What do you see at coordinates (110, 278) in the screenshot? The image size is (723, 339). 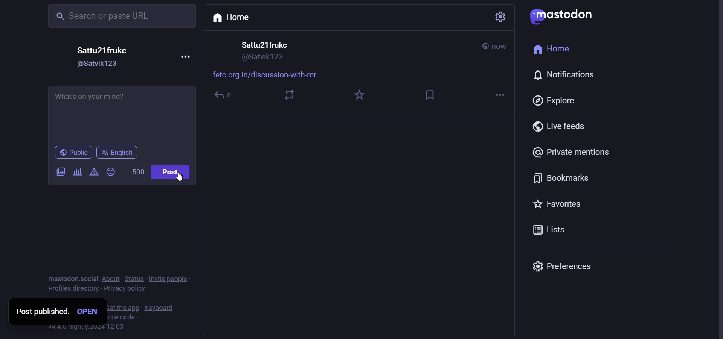 I see `about` at bounding box center [110, 278].